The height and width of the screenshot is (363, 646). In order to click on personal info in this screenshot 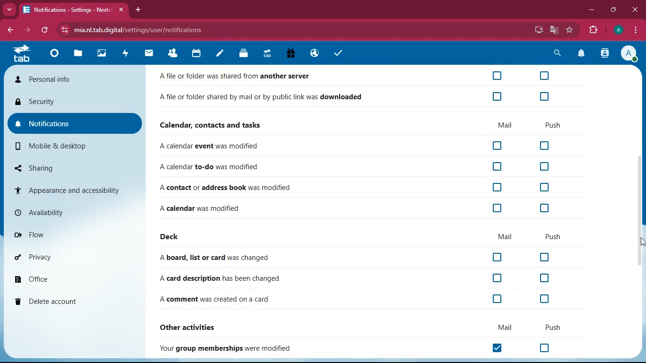, I will do `click(72, 80)`.